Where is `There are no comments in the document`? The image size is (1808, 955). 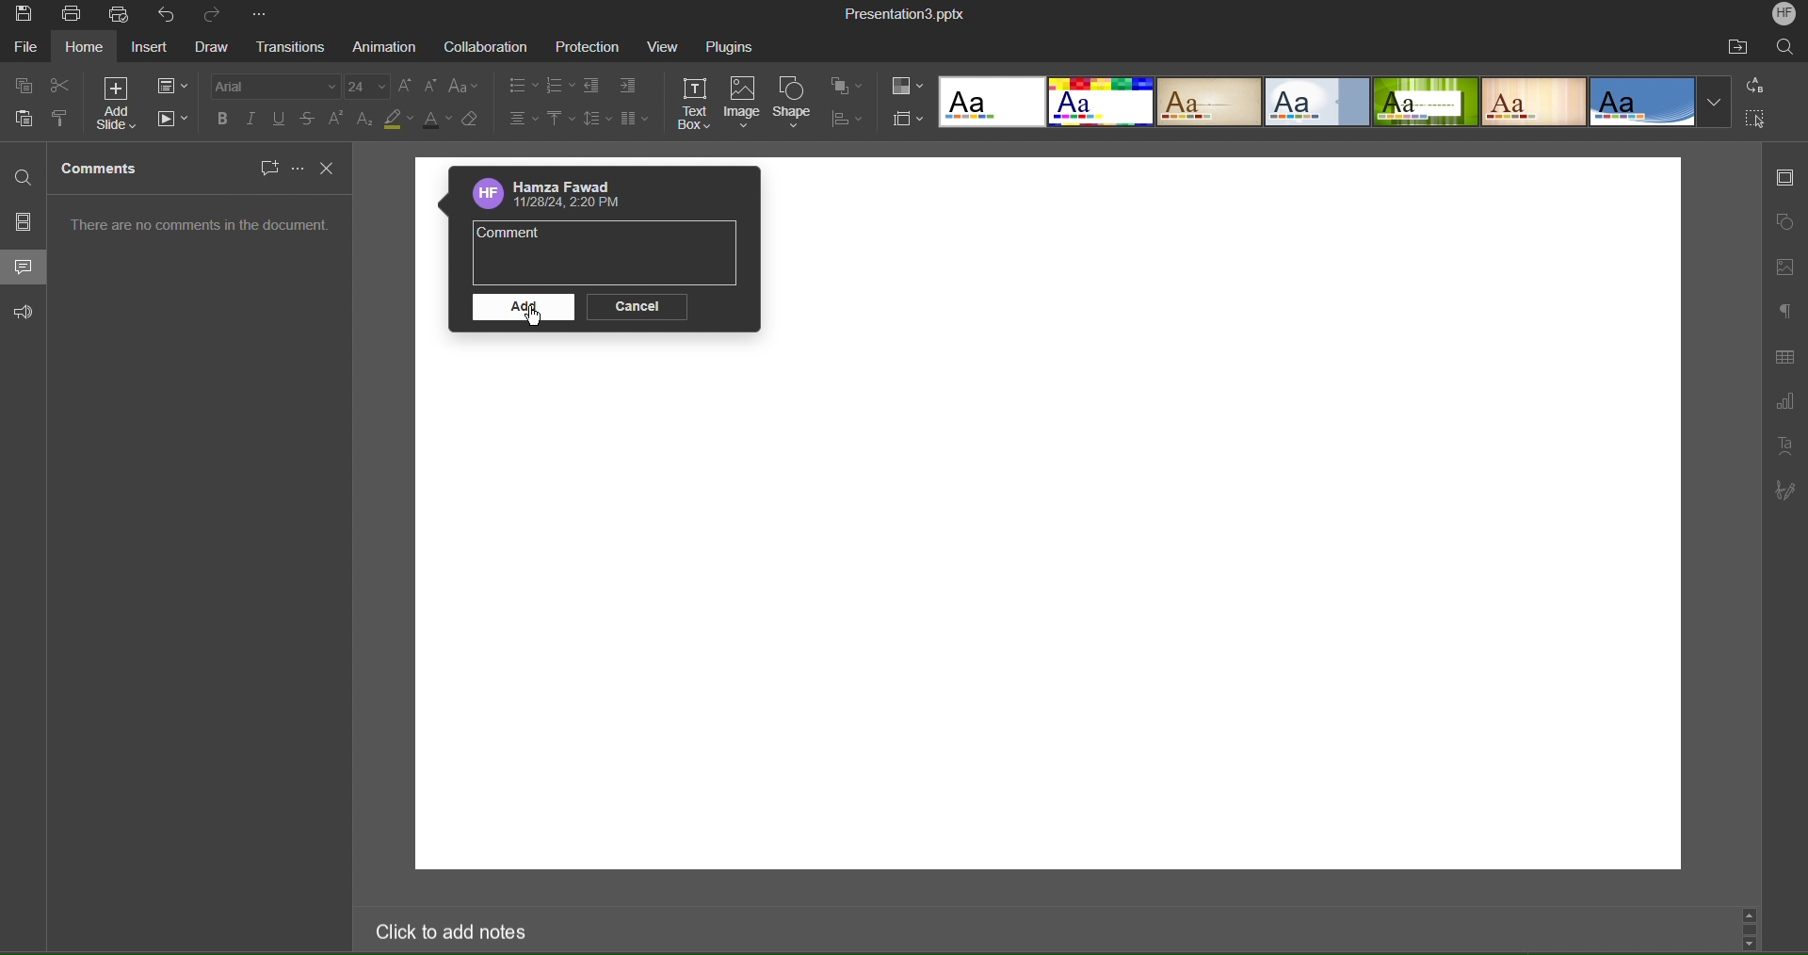
There are no comments in the document is located at coordinates (202, 230).